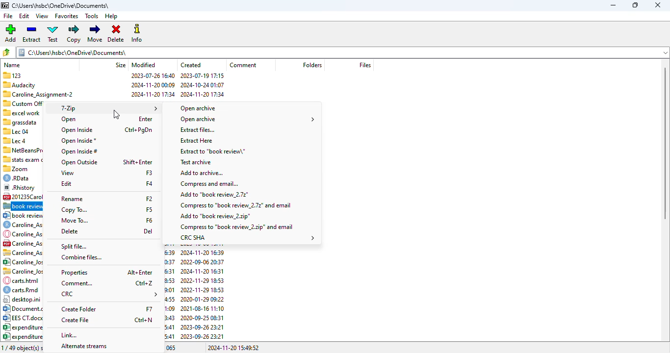  What do you see at coordinates (71, 335) in the screenshot?
I see `link` at bounding box center [71, 335].